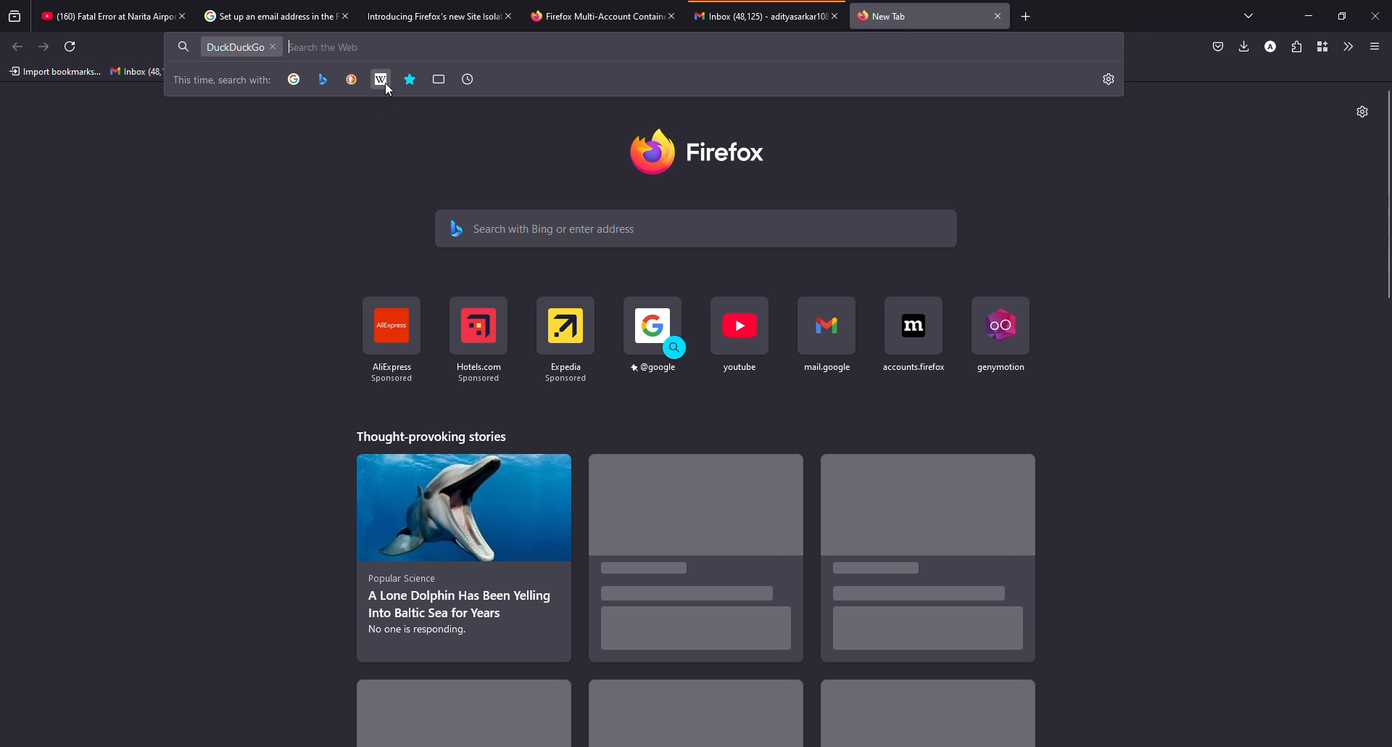 Image resolution: width=1392 pixels, height=747 pixels. What do you see at coordinates (257, 17) in the screenshot?
I see `tab` at bounding box center [257, 17].